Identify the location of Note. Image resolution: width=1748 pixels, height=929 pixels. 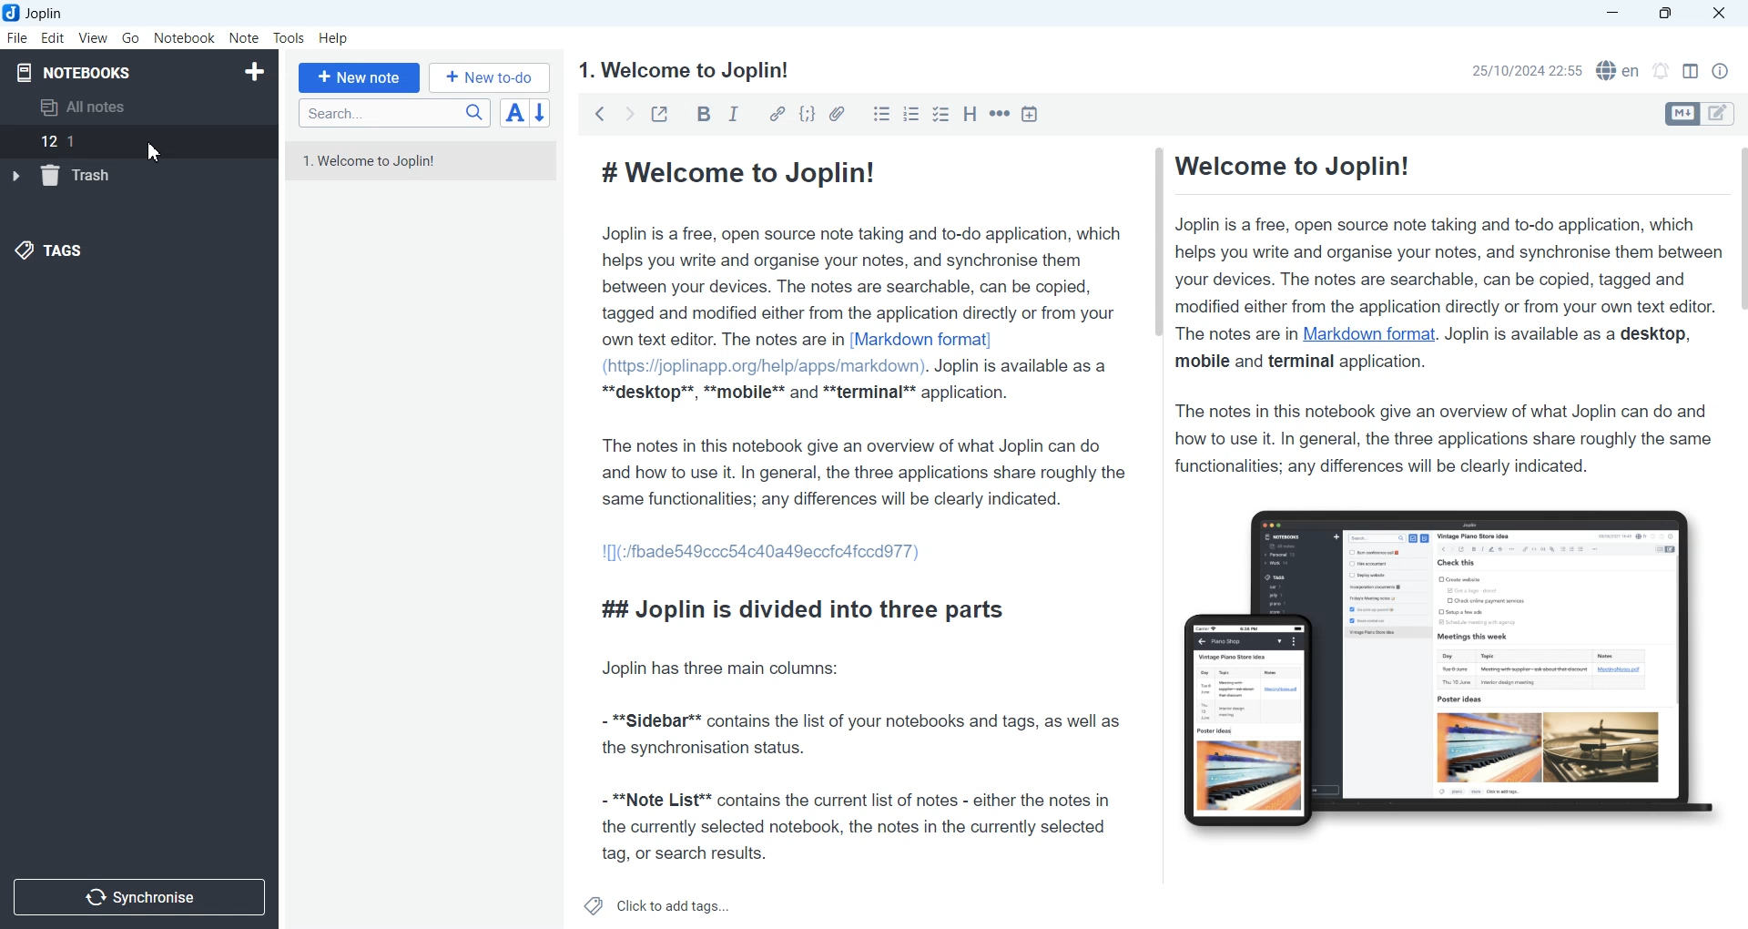
(243, 38).